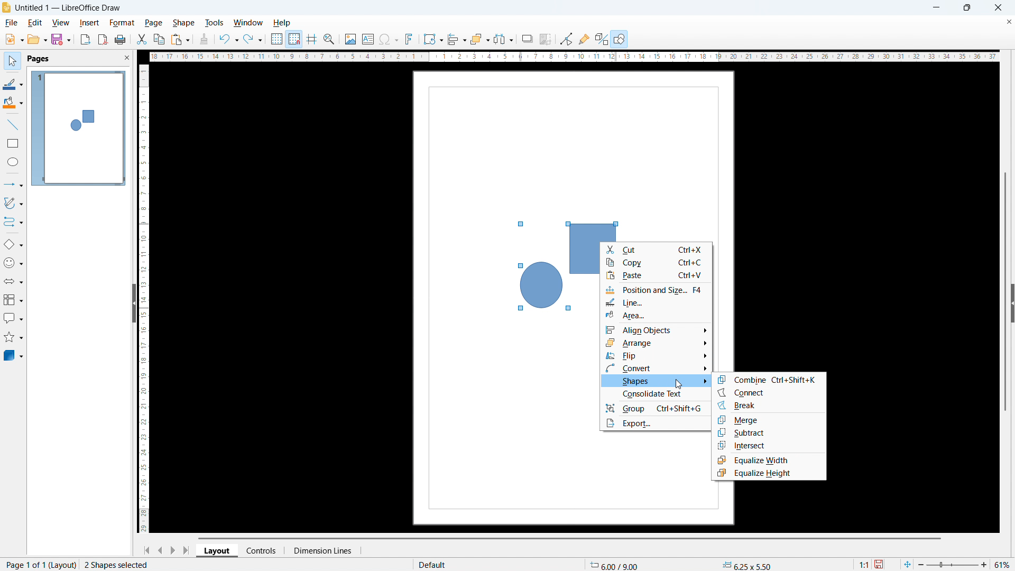 The image size is (1015, 571). I want to click on pages, so click(39, 58).